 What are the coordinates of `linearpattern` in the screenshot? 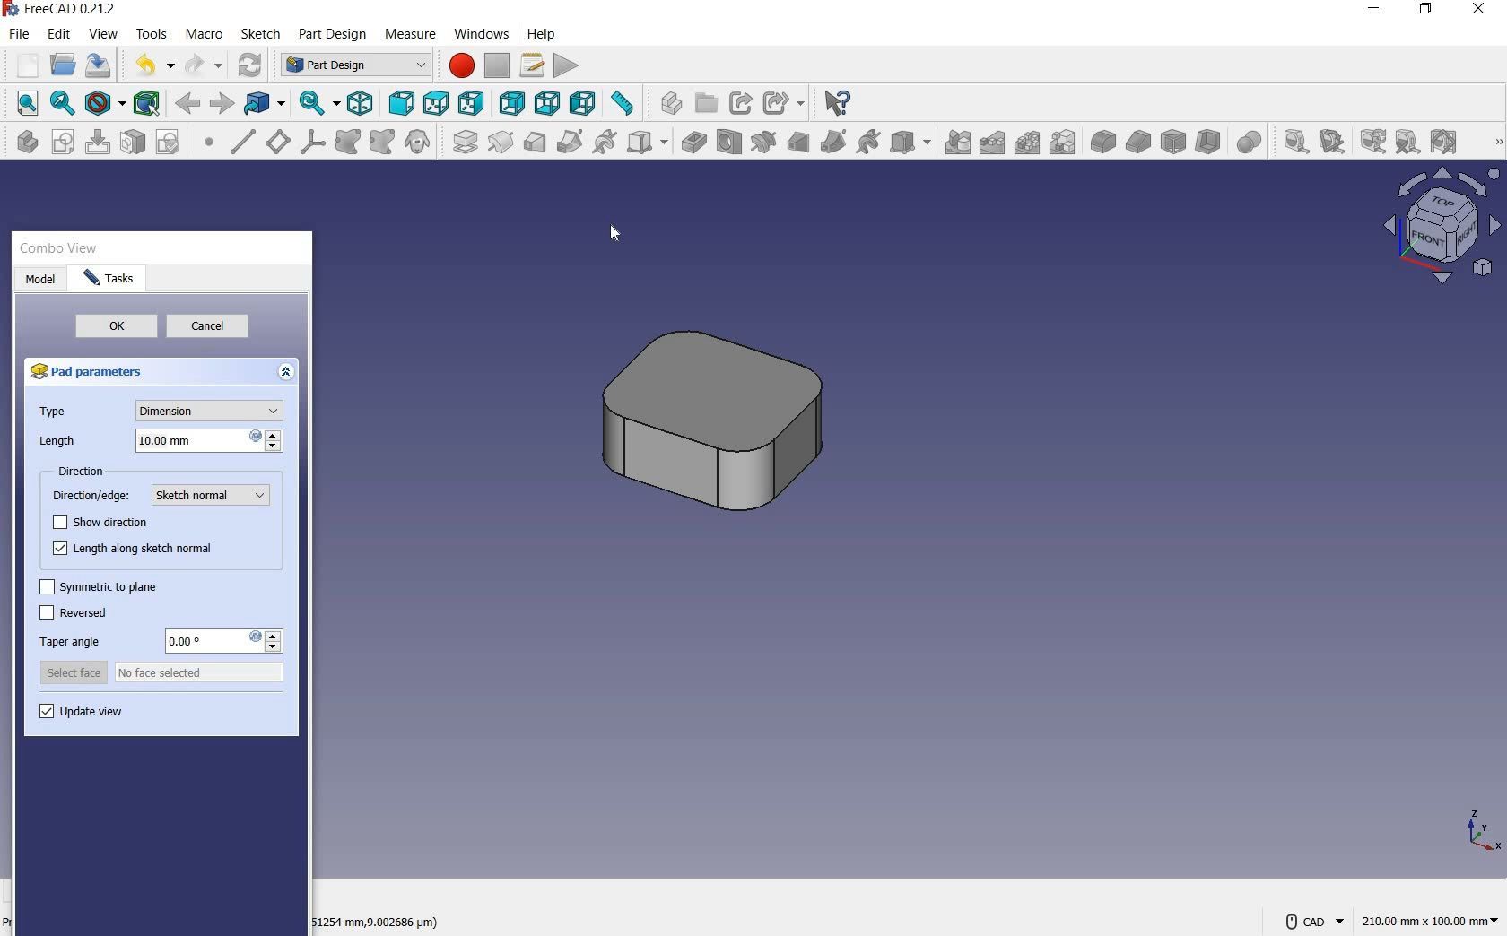 It's located at (993, 143).